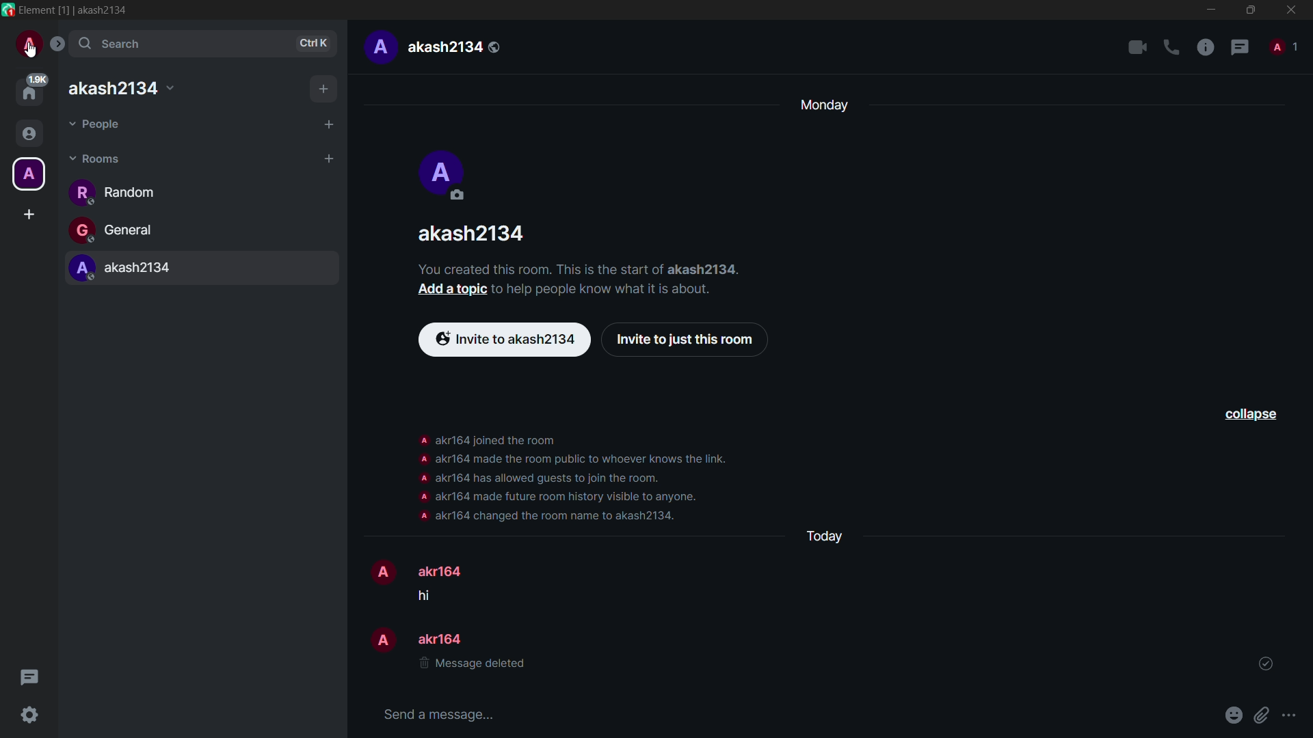  Describe the element at coordinates (687, 342) in the screenshot. I see `invite to just this room` at that location.